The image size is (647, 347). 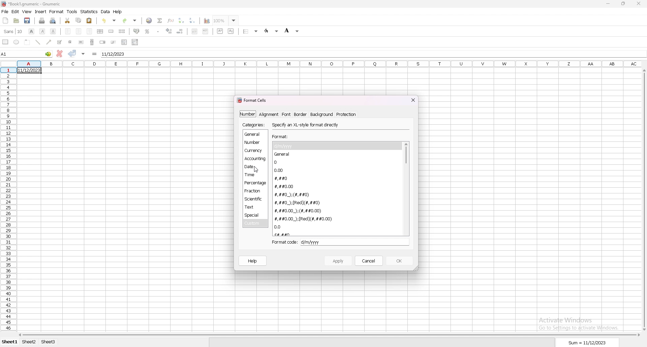 I want to click on centre horizontally, so click(x=100, y=31).